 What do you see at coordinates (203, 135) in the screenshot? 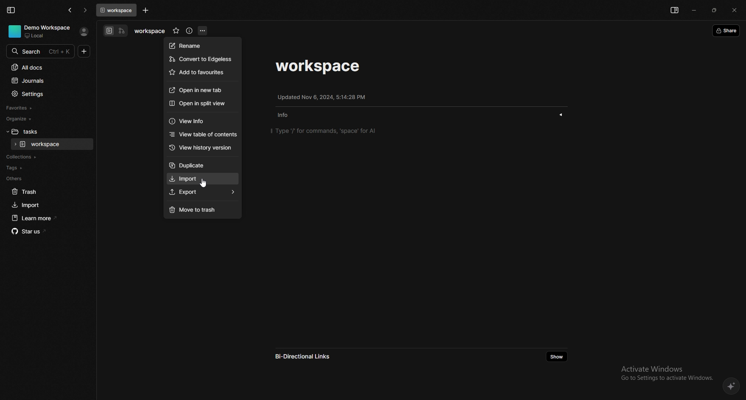
I see `view table of contents` at bounding box center [203, 135].